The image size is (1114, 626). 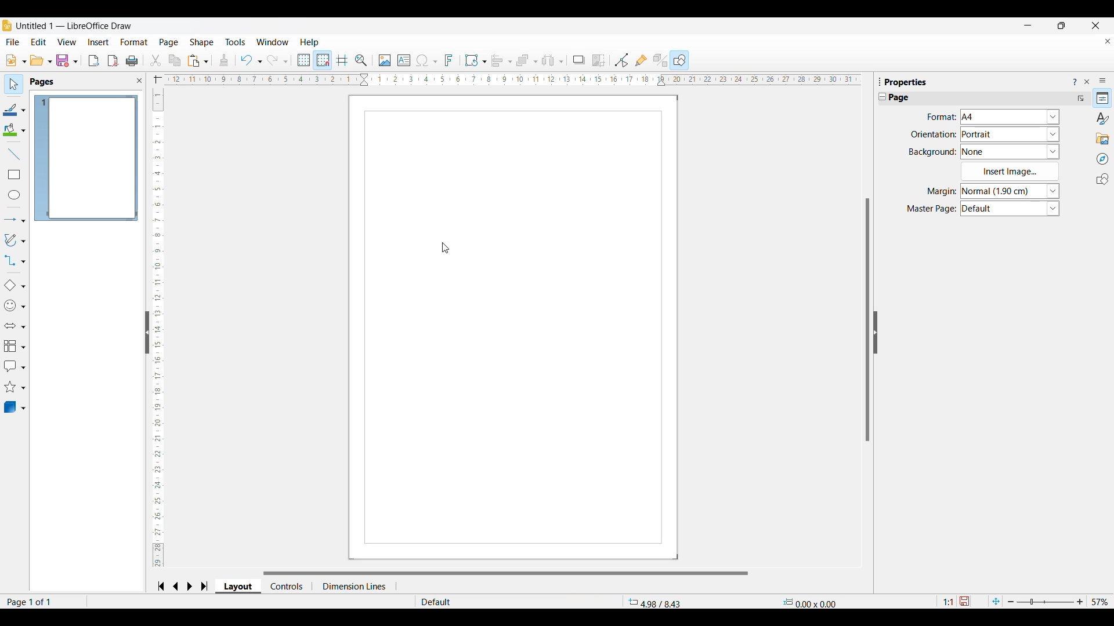 I want to click on Fill color options, so click(x=14, y=130).